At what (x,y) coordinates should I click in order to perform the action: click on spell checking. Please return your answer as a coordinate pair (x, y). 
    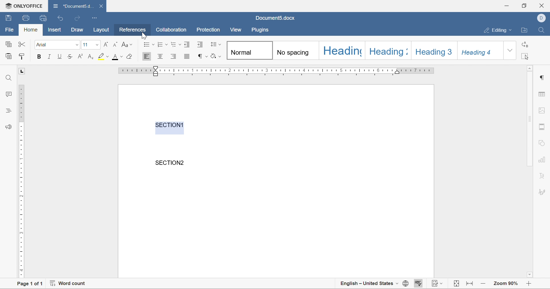
    Looking at the image, I should click on (417, 284).